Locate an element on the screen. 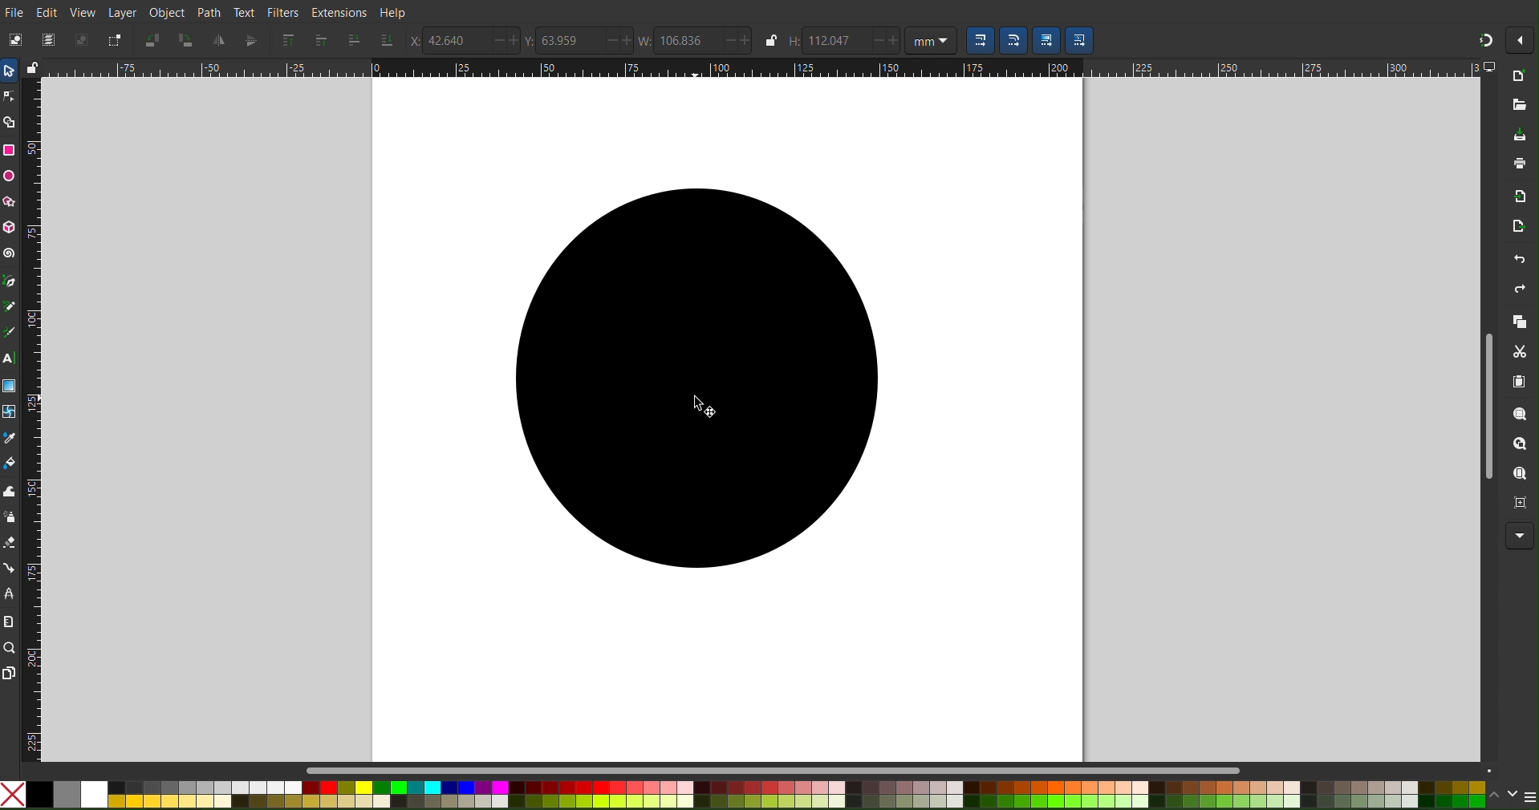 This screenshot has height=810, width=1539. Scaling Option 2 is located at coordinates (1013, 41).